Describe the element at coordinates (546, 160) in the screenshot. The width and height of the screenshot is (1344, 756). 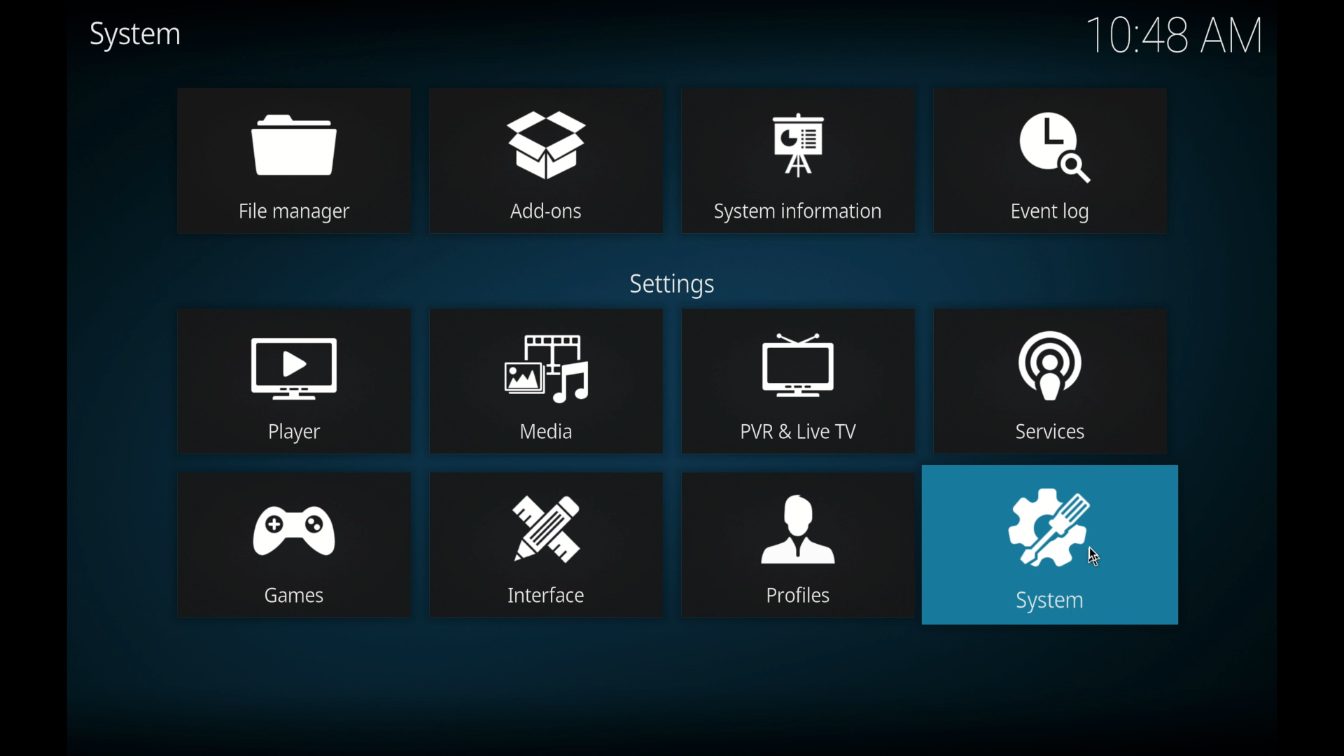
I see `add-ons` at that location.